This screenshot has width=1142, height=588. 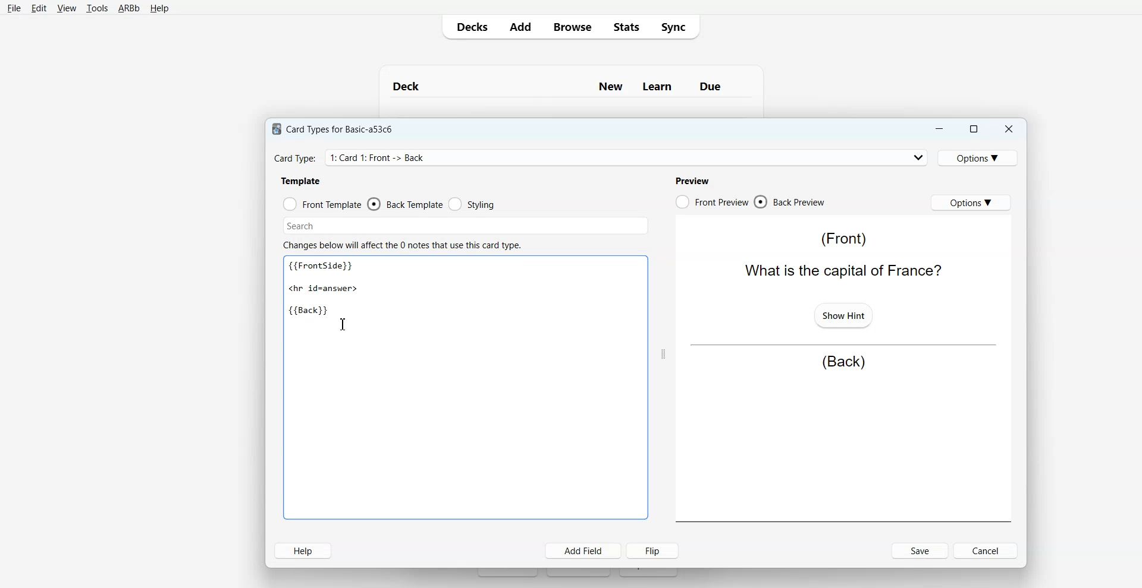 I want to click on Help, so click(x=303, y=551).